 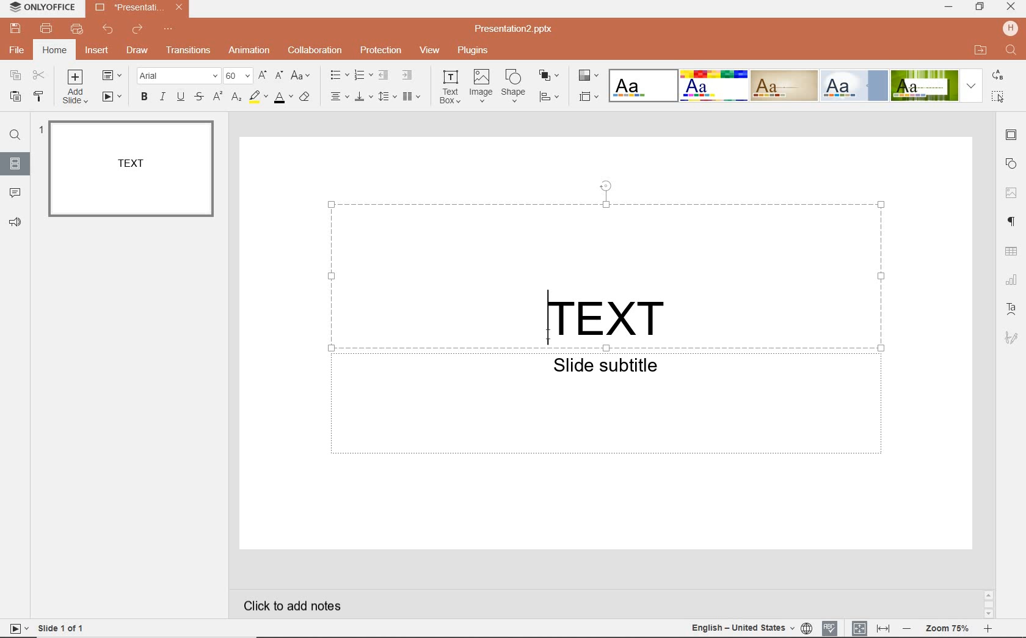 I want to click on CHANGE SLIDE LAYOUT, so click(x=115, y=76).